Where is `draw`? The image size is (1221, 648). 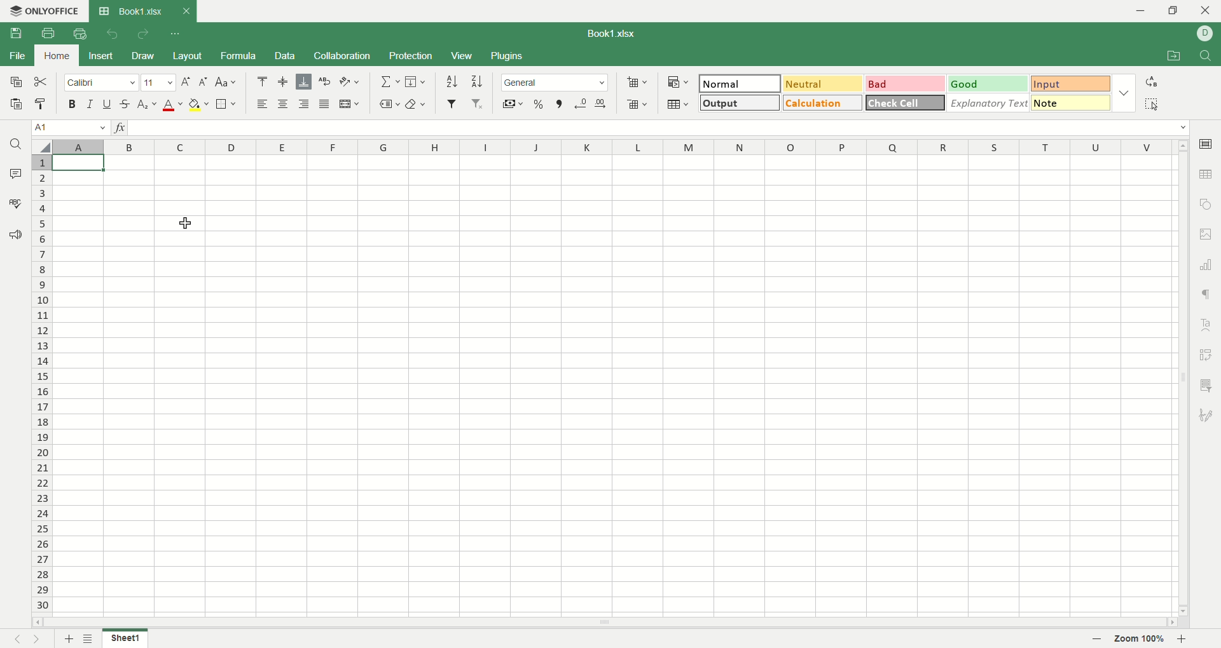 draw is located at coordinates (144, 57).